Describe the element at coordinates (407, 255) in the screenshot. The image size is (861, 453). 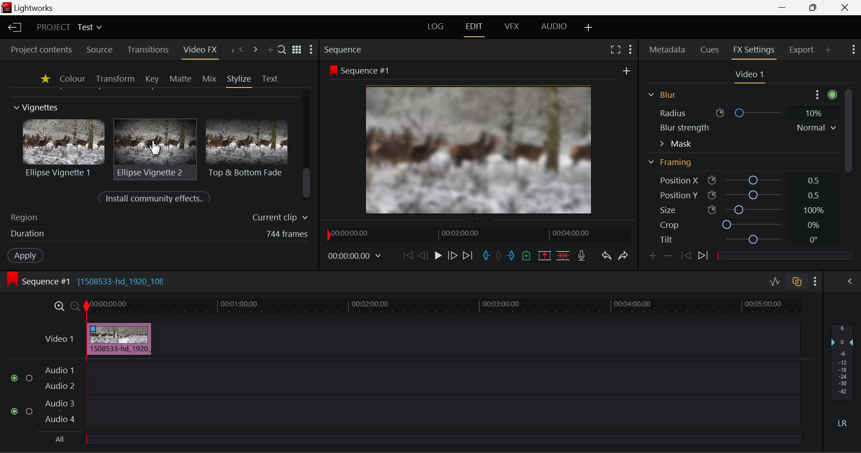
I see `To Start` at that location.